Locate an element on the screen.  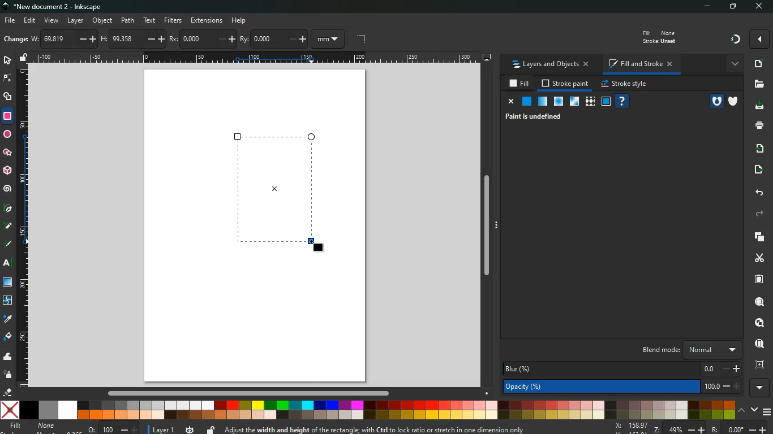
layer is located at coordinates (78, 20).